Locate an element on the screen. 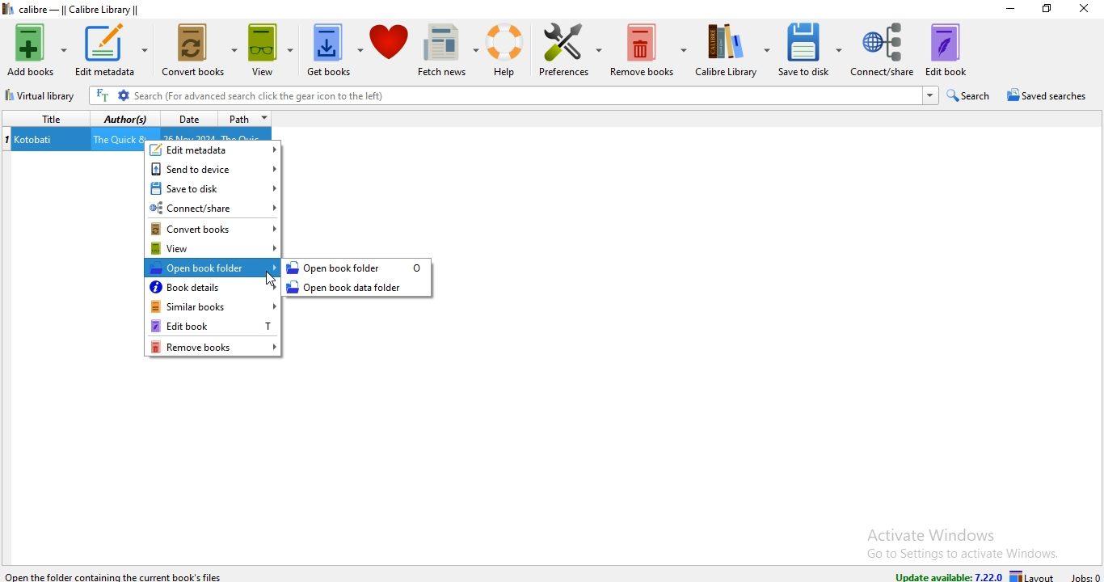   saved searches is located at coordinates (1045, 95).